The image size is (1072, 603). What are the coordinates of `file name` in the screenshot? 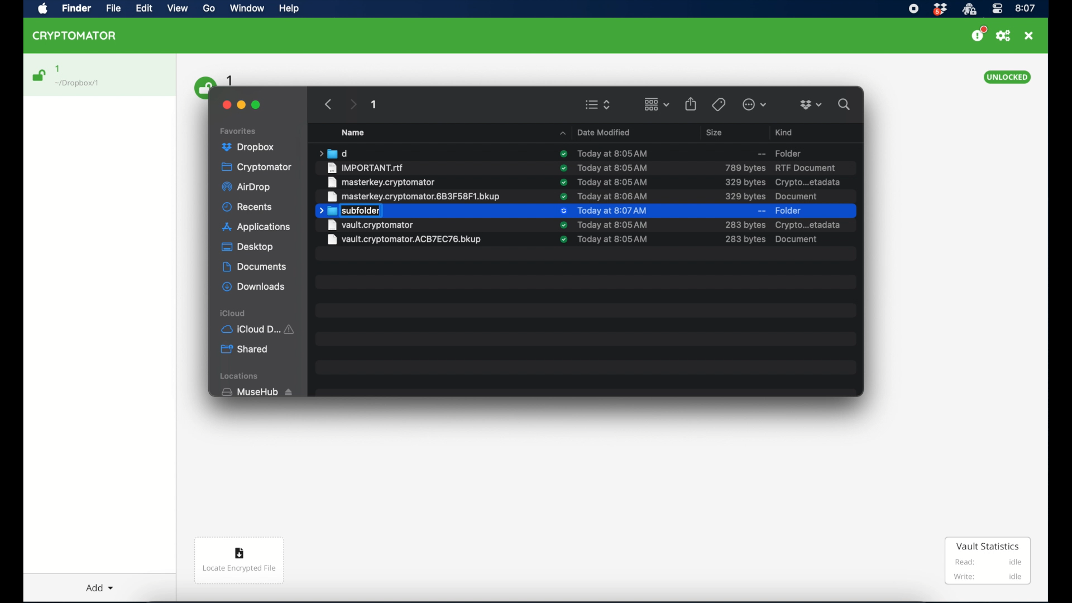 It's located at (413, 196).